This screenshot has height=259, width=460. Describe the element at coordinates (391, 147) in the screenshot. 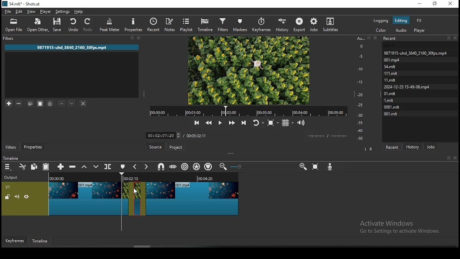

I see `recent` at that location.